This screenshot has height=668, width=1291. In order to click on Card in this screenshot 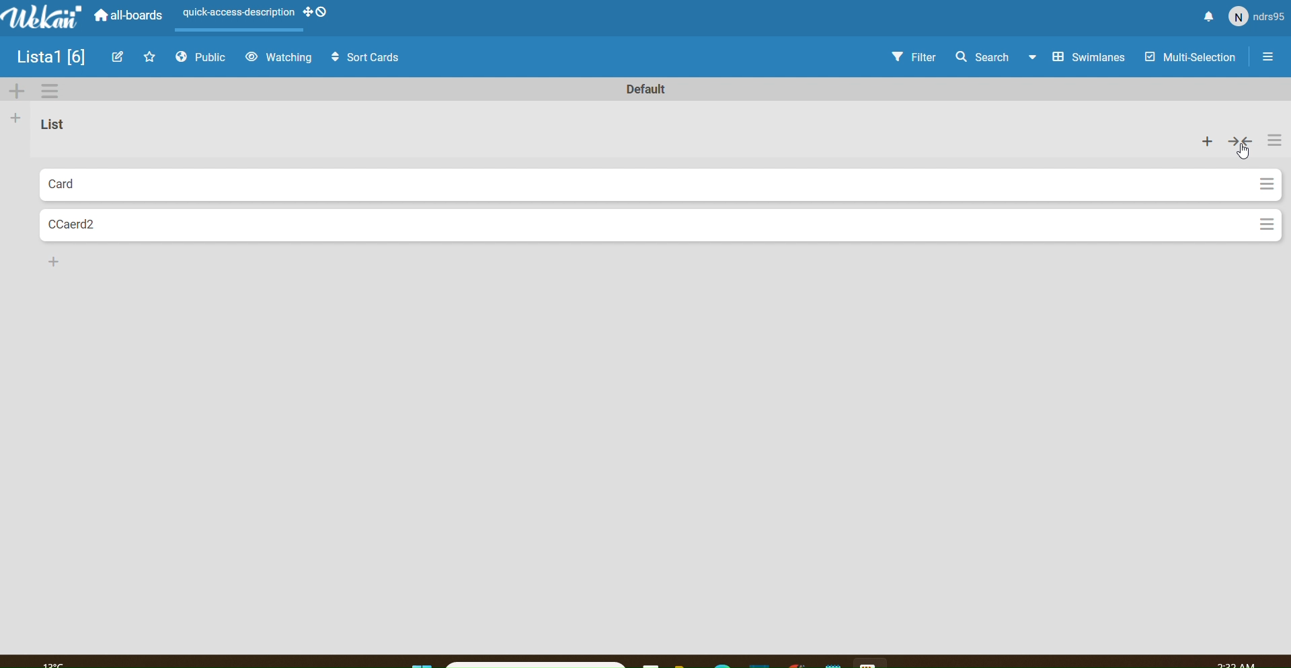, I will do `click(636, 185)`.